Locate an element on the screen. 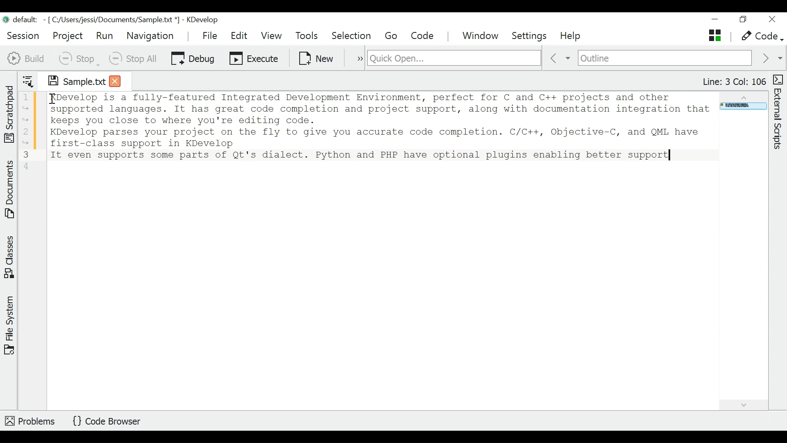  Tools is located at coordinates (309, 36).